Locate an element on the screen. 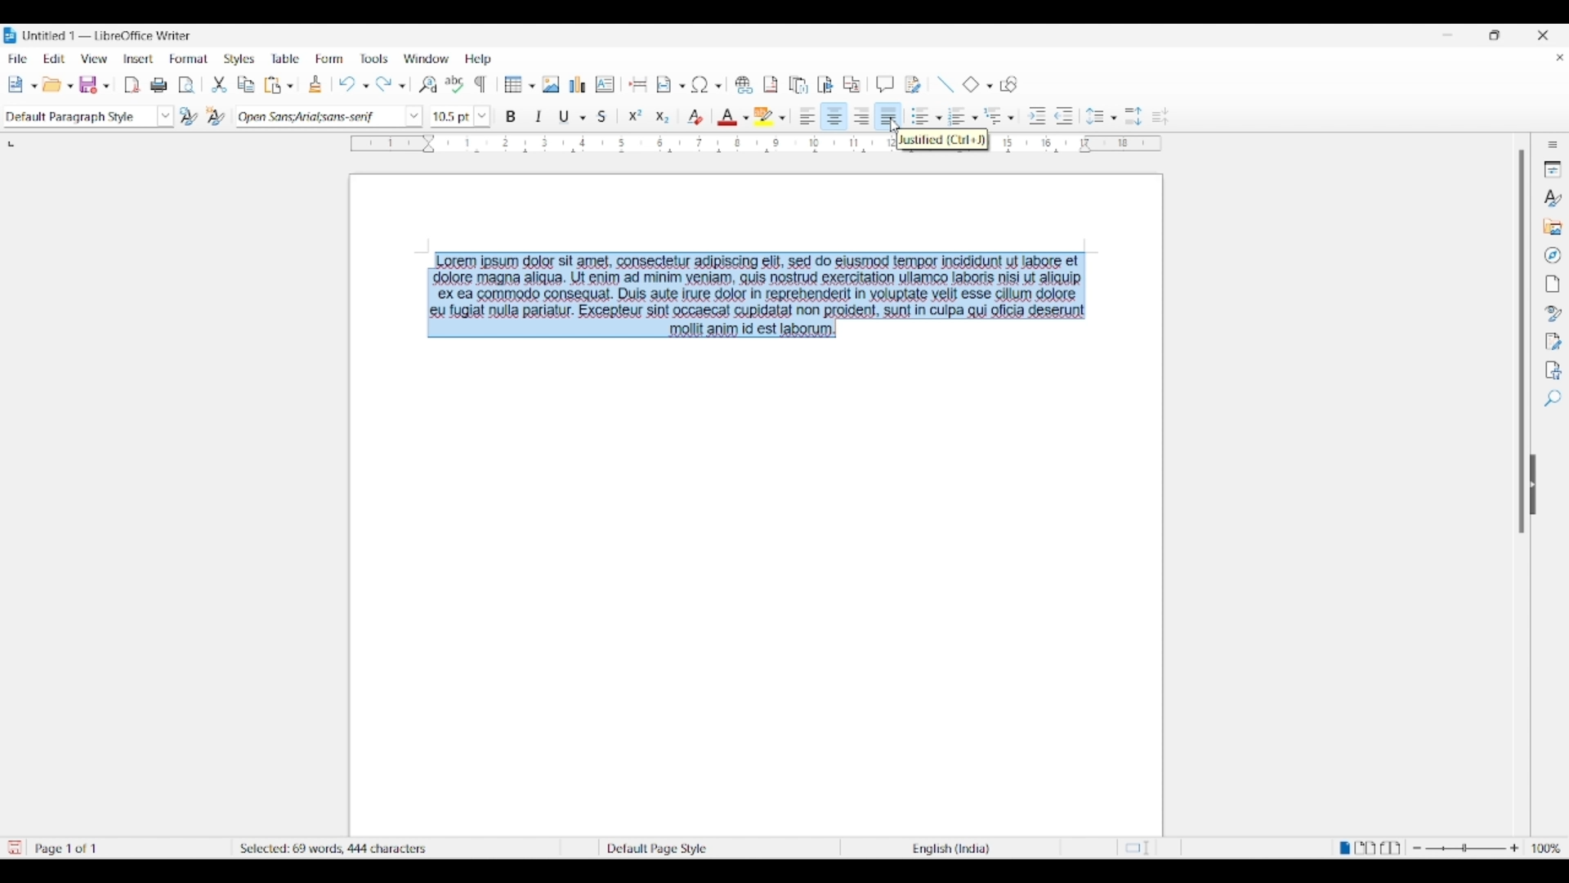  Align right is located at coordinates (862, 115).